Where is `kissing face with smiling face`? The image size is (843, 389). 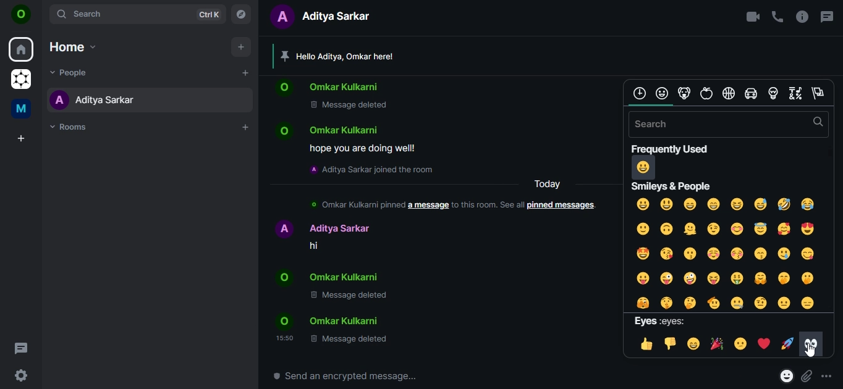 kissing face with smiling face is located at coordinates (760, 253).